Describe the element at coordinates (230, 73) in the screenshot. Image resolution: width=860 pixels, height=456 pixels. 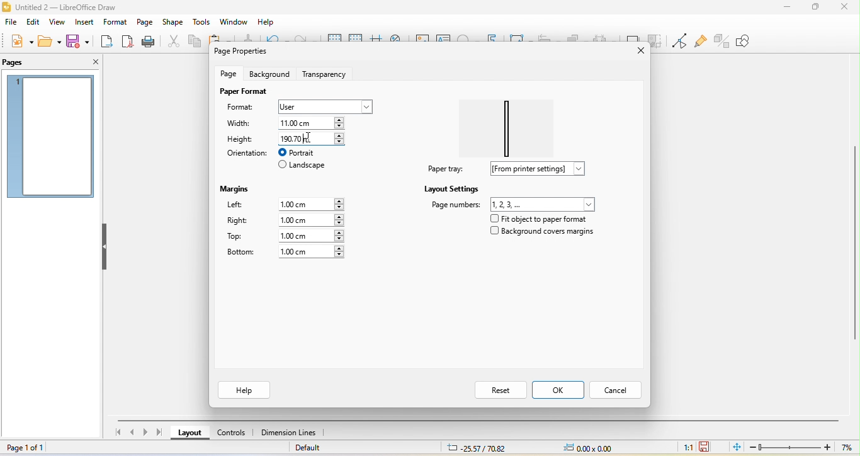
I see `page` at that location.